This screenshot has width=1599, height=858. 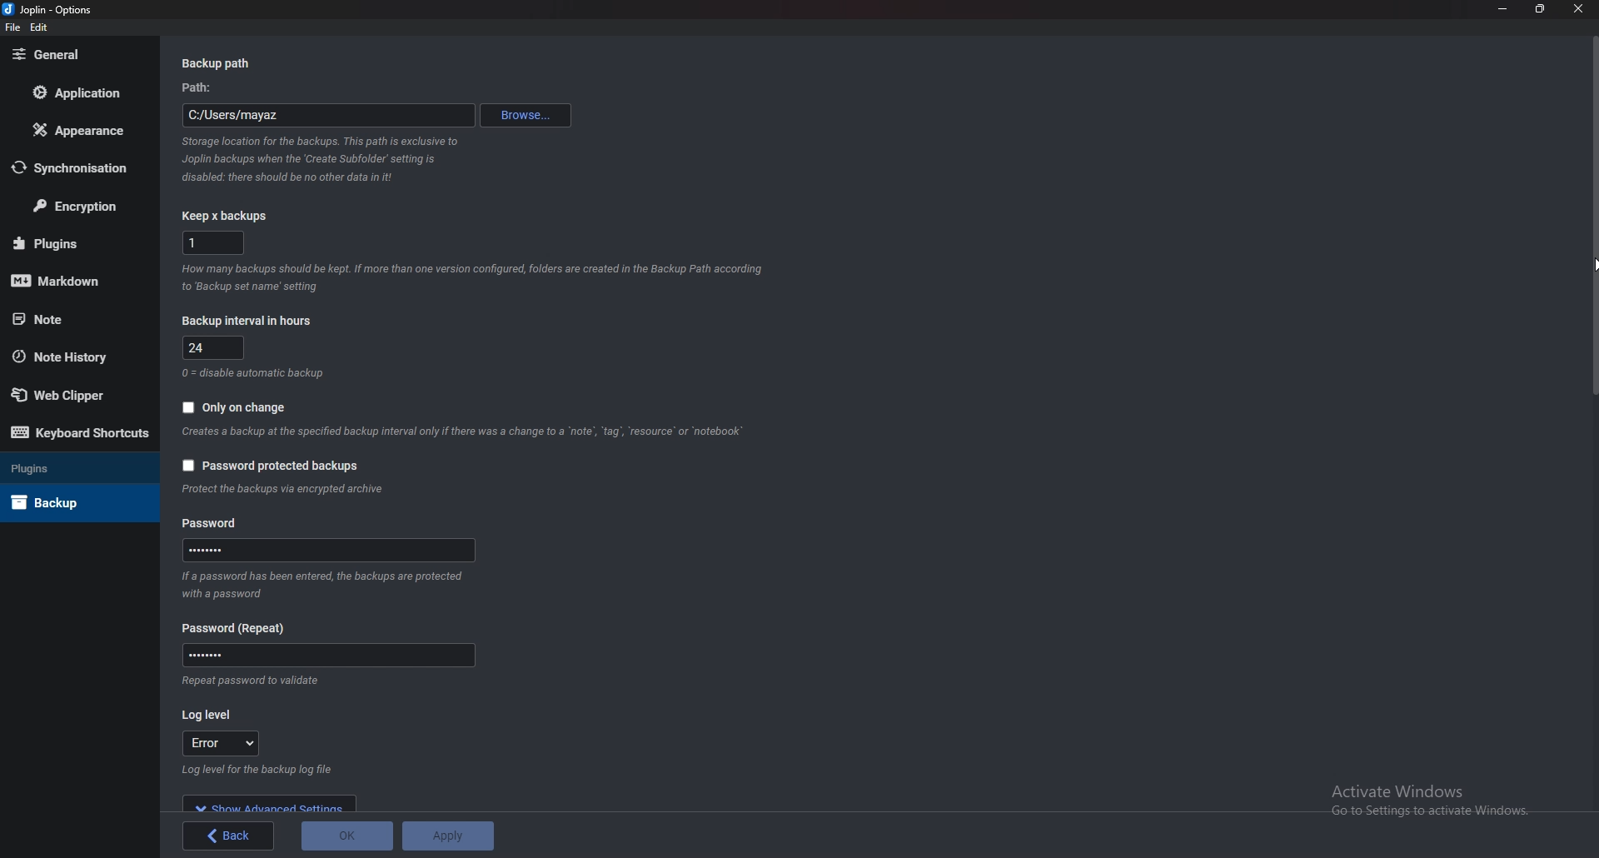 What do you see at coordinates (346, 836) in the screenshot?
I see `O K` at bounding box center [346, 836].